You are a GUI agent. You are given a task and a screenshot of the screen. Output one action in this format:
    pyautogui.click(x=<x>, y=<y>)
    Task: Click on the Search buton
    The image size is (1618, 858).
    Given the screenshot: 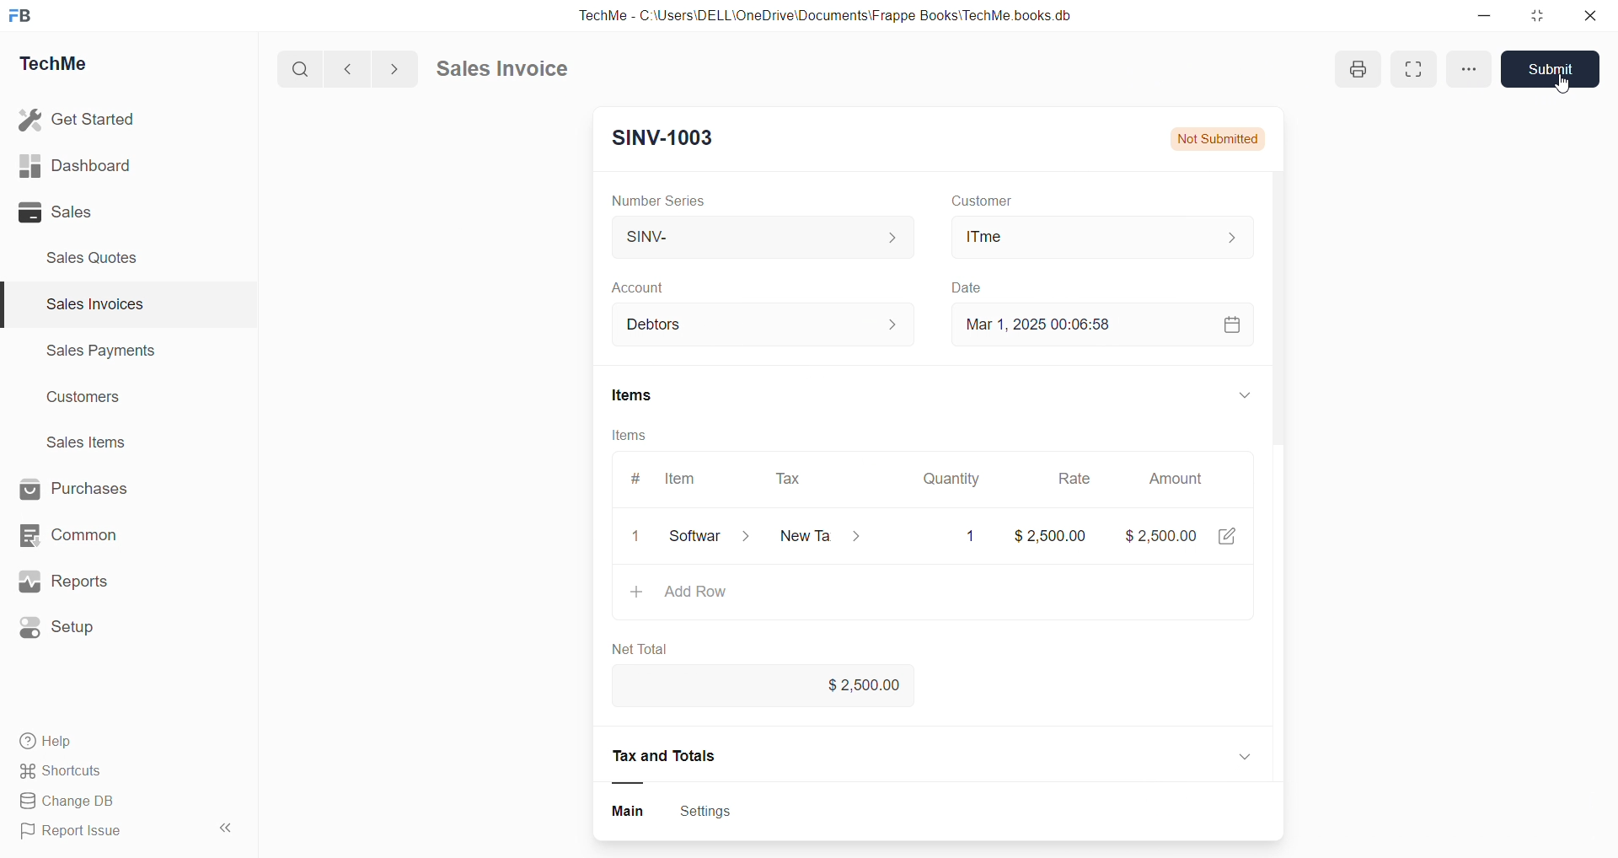 What is the action you would take?
    pyautogui.click(x=303, y=69)
    